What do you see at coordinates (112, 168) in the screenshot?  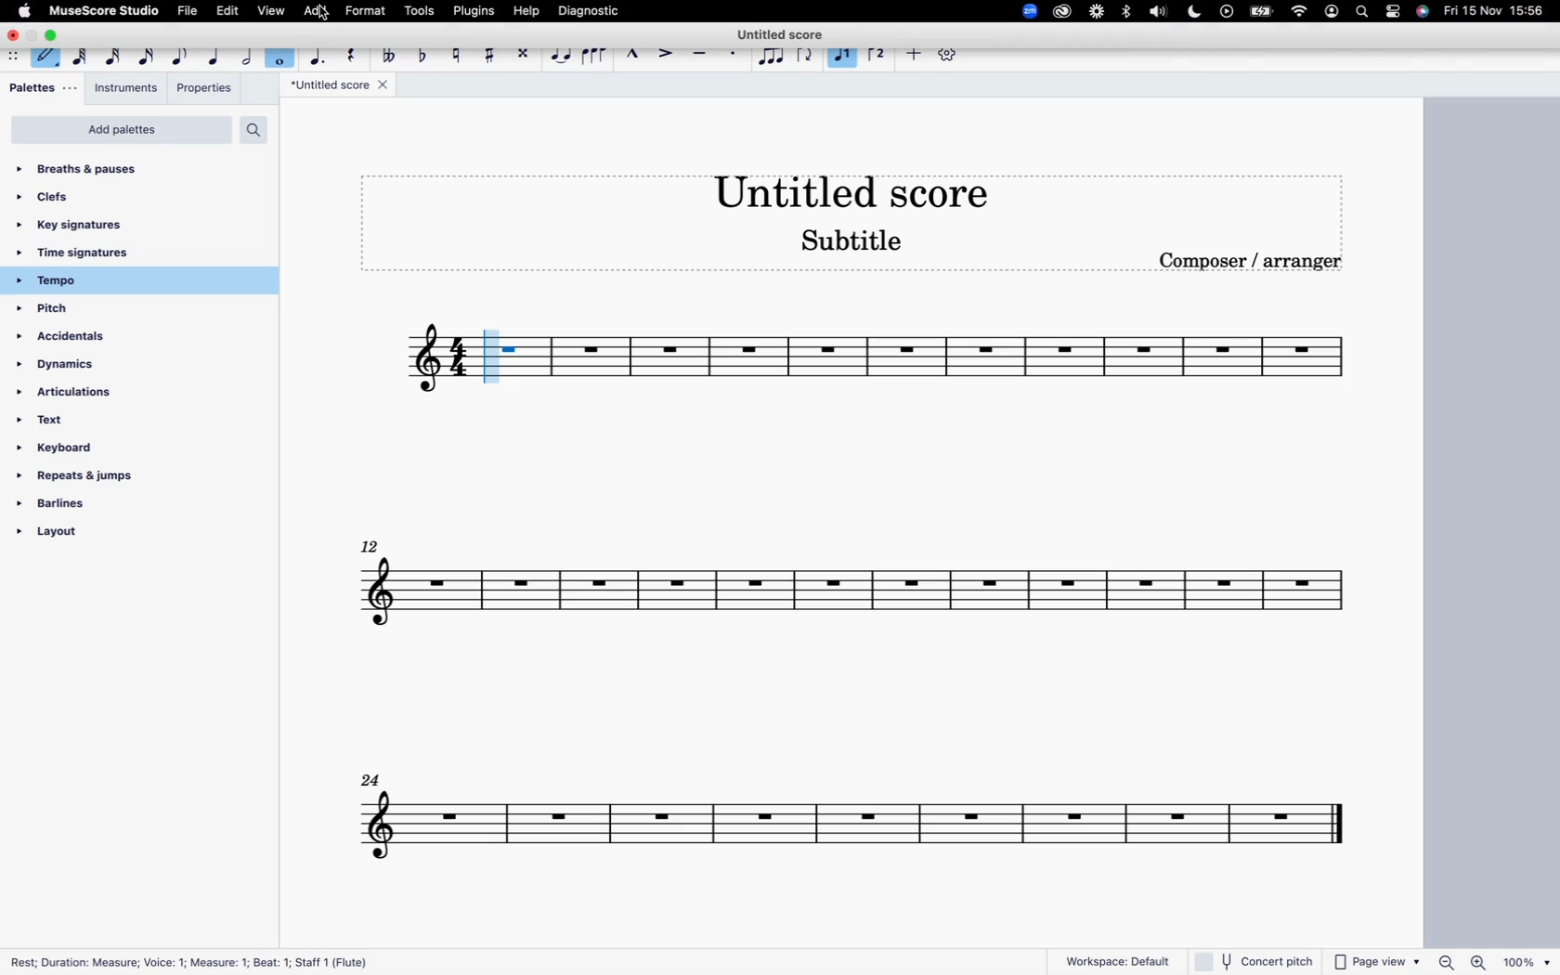 I see `breaths & pauses` at bounding box center [112, 168].